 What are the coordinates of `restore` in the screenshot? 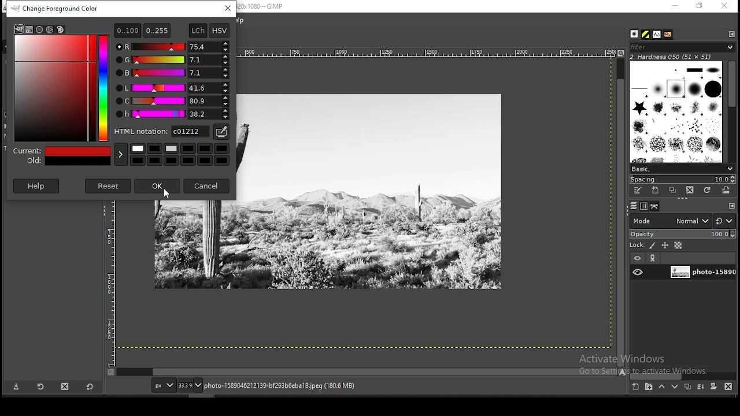 It's located at (700, 6).